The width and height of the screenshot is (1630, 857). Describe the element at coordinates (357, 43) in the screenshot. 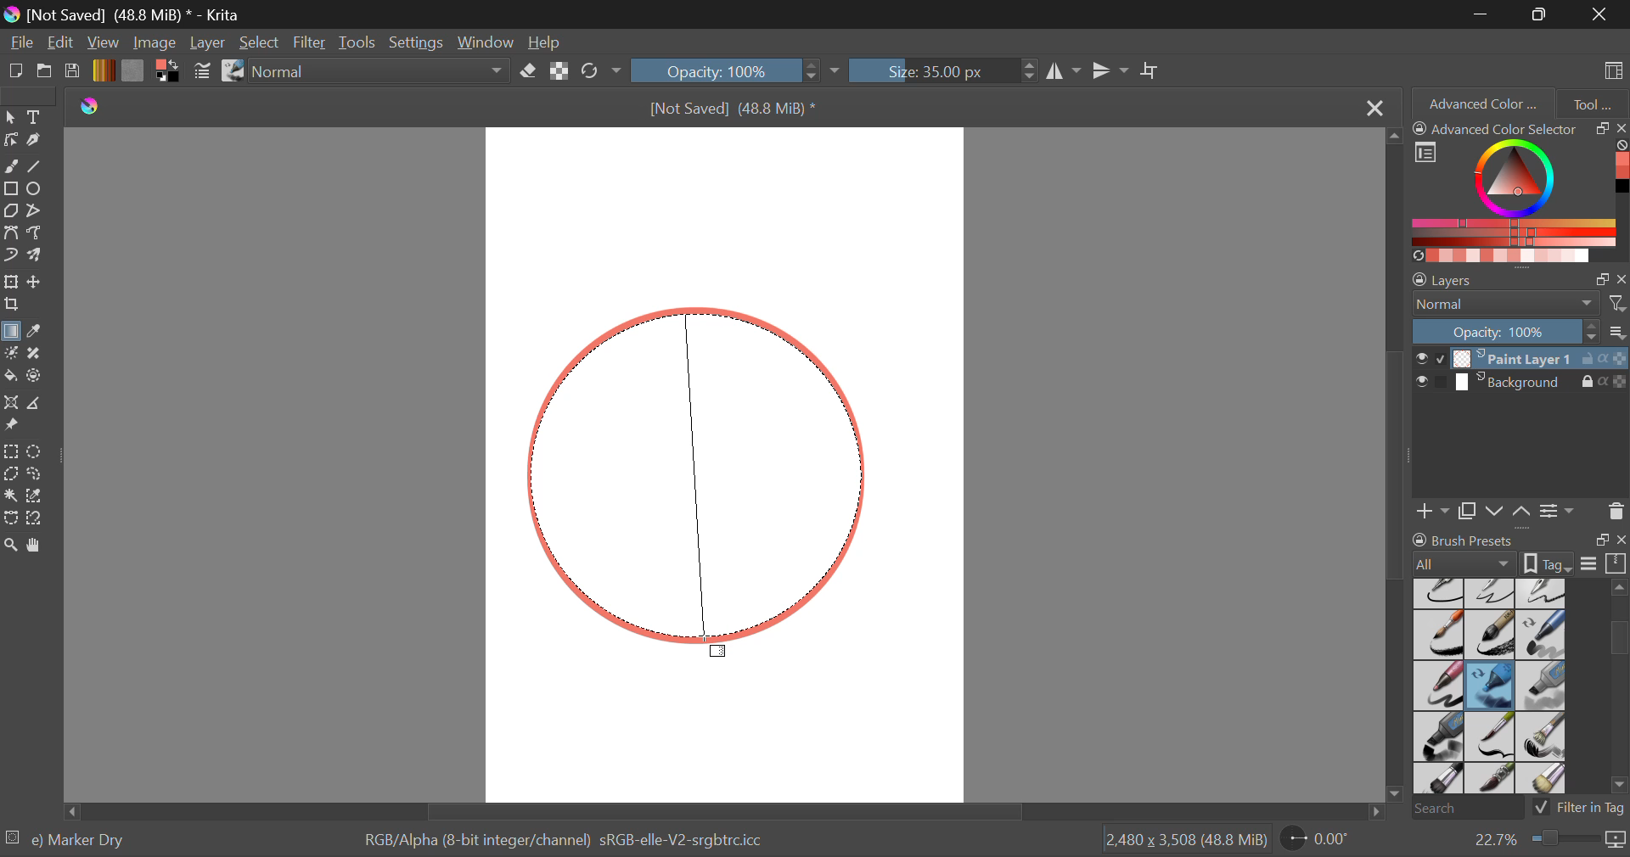

I see `Tools` at that location.